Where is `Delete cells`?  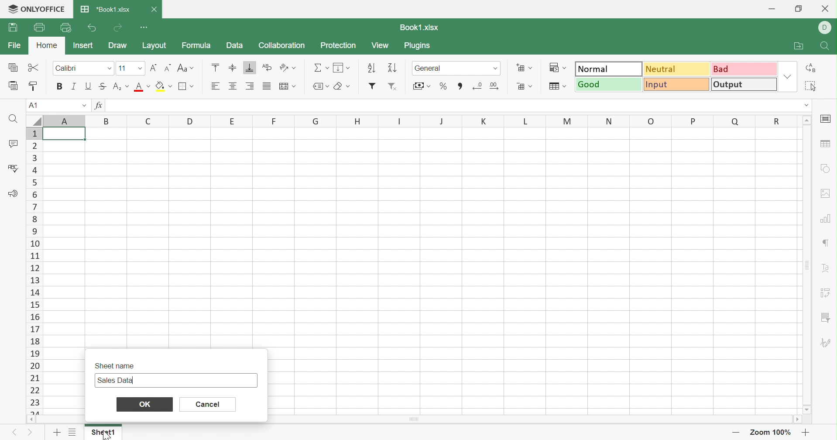 Delete cells is located at coordinates (524, 86).